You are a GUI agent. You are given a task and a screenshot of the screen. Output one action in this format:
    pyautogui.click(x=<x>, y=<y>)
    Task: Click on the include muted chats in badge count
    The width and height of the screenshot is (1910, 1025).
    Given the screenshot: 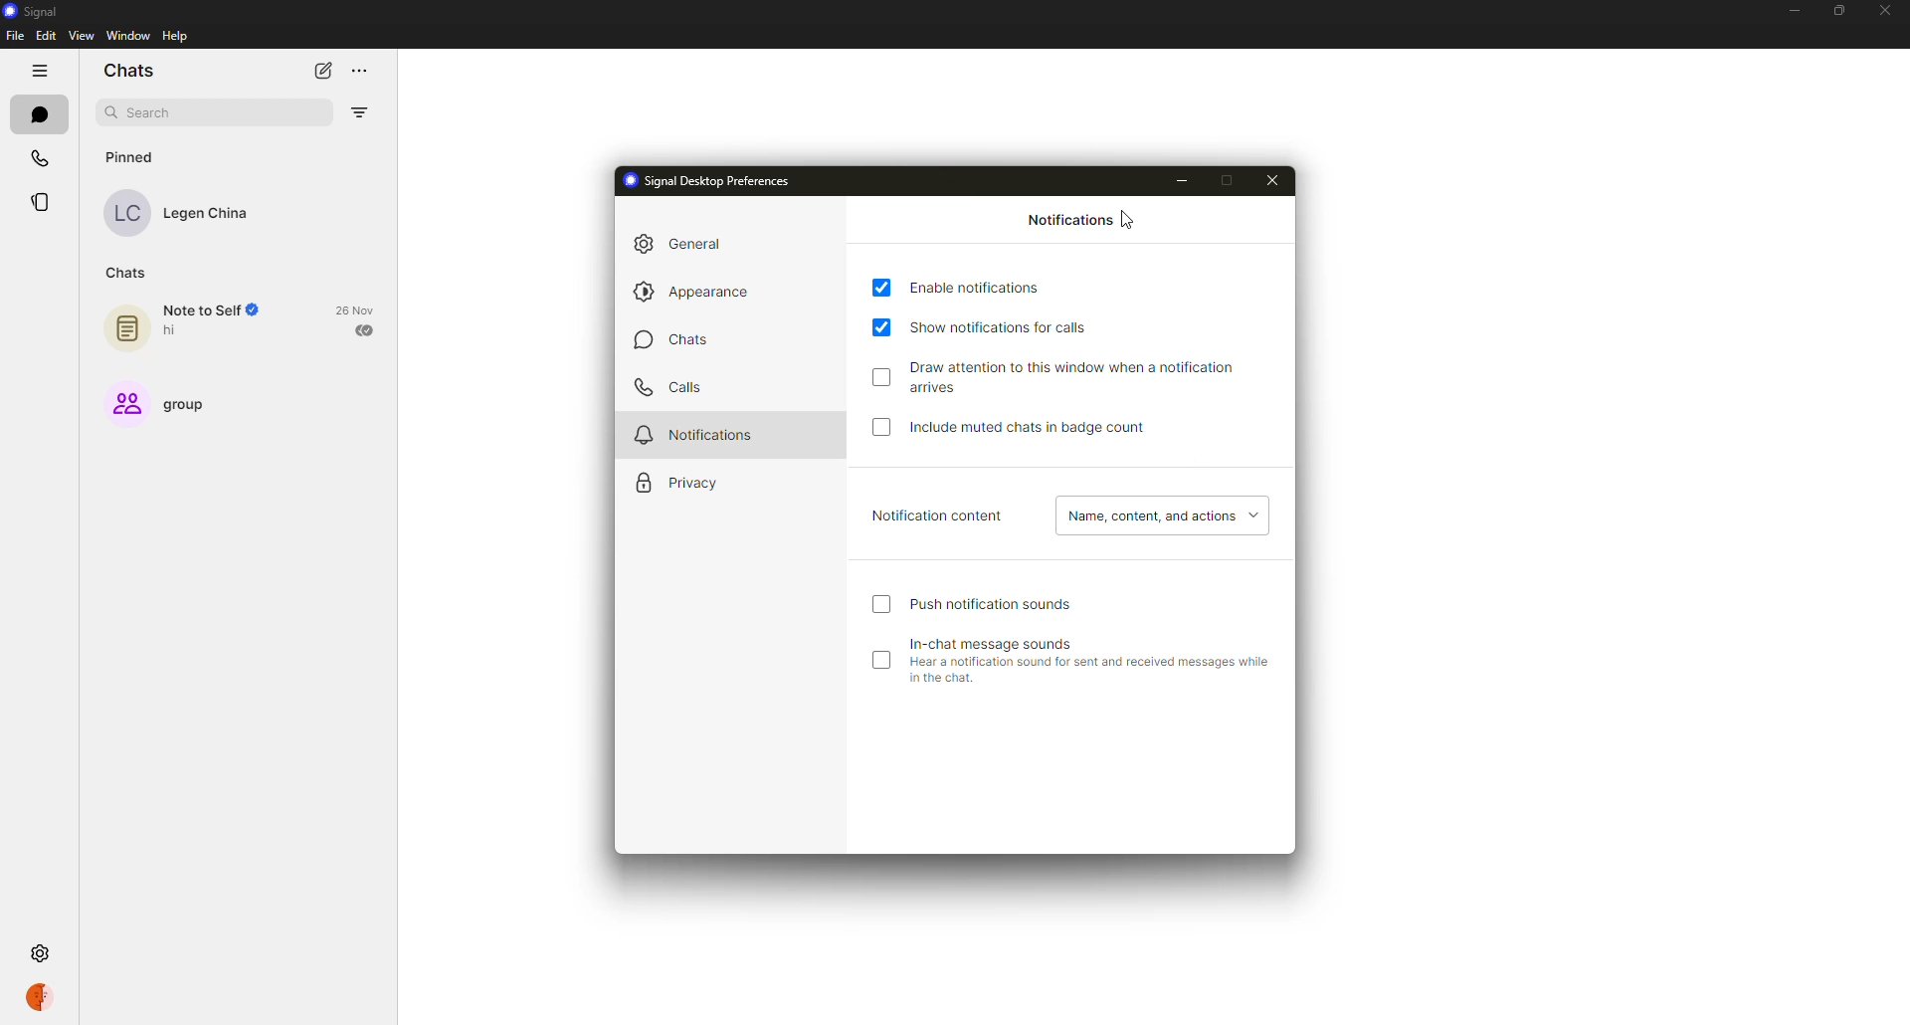 What is the action you would take?
    pyautogui.click(x=1029, y=428)
    